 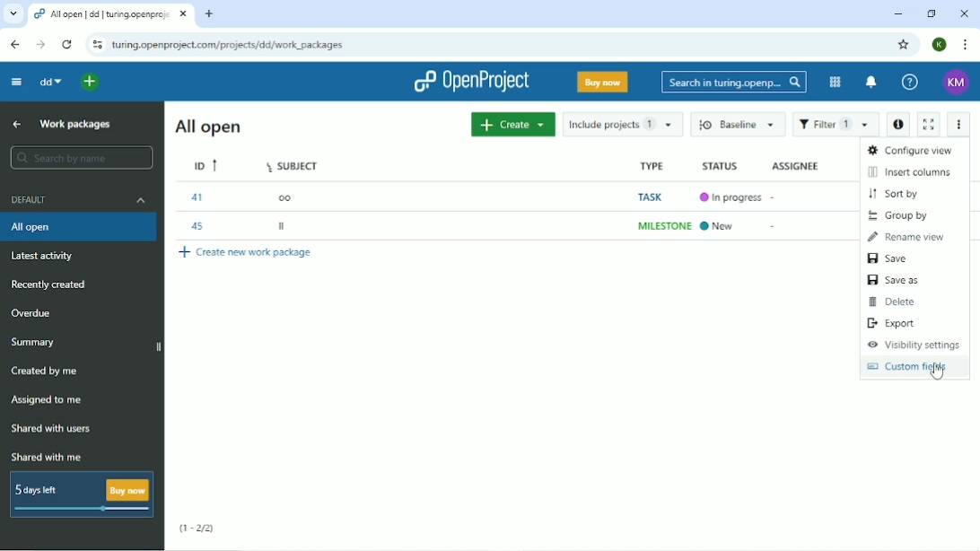 I want to click on Search in Turing.opening, so click(x=734, y=83).